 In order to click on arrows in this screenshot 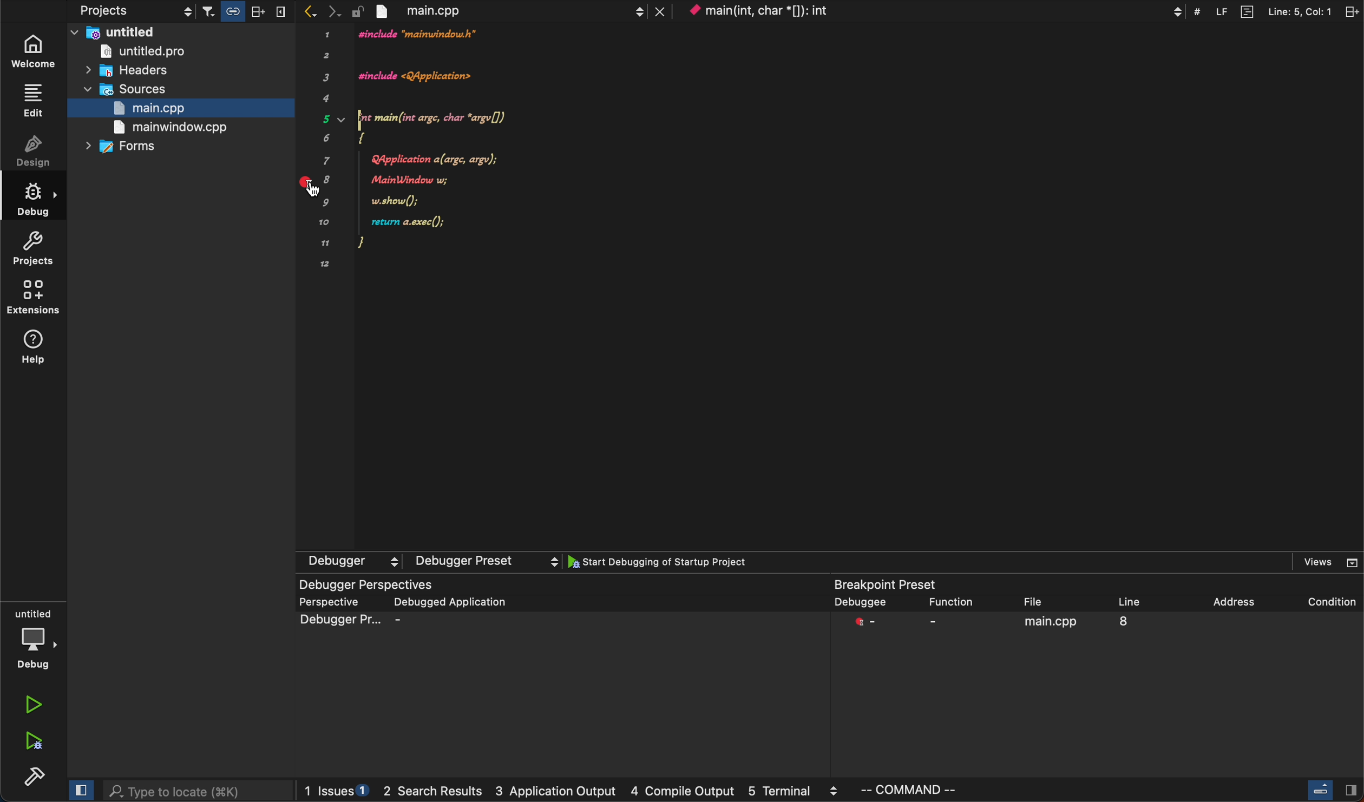, I will do `click(320, 11)`.